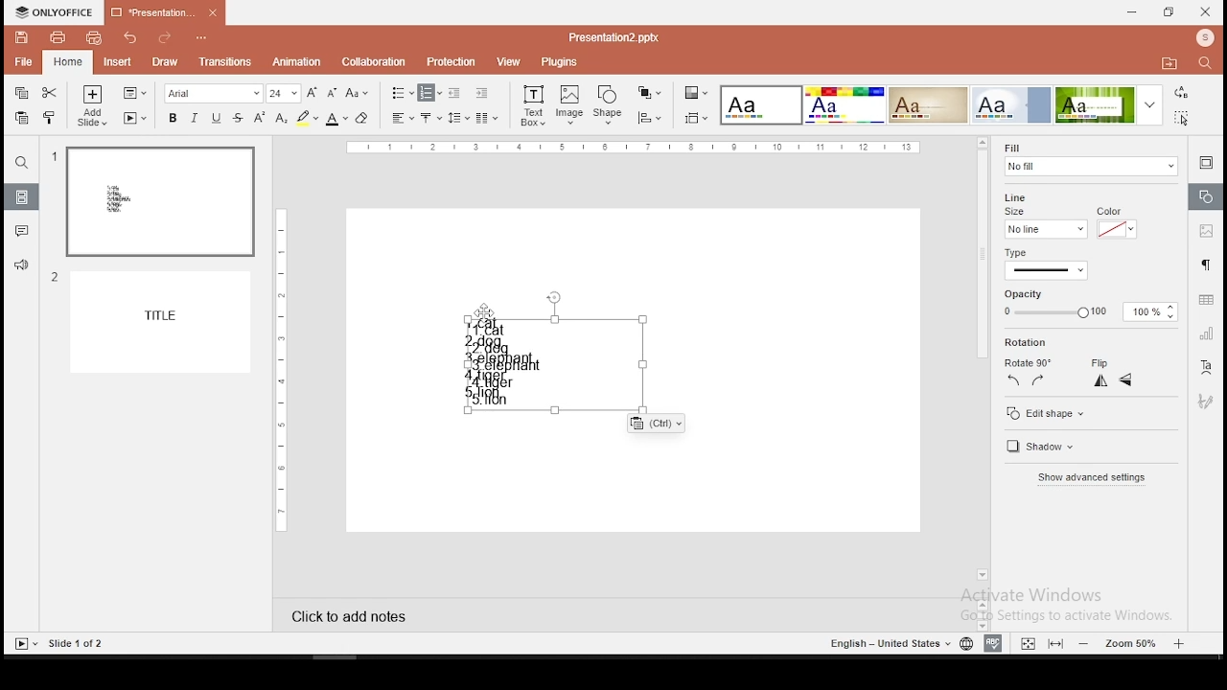 This screenshot has height=690, width=1227. Describe the element at coordinates (1028, 342) in the screenshot. I see `rotation` at that location.